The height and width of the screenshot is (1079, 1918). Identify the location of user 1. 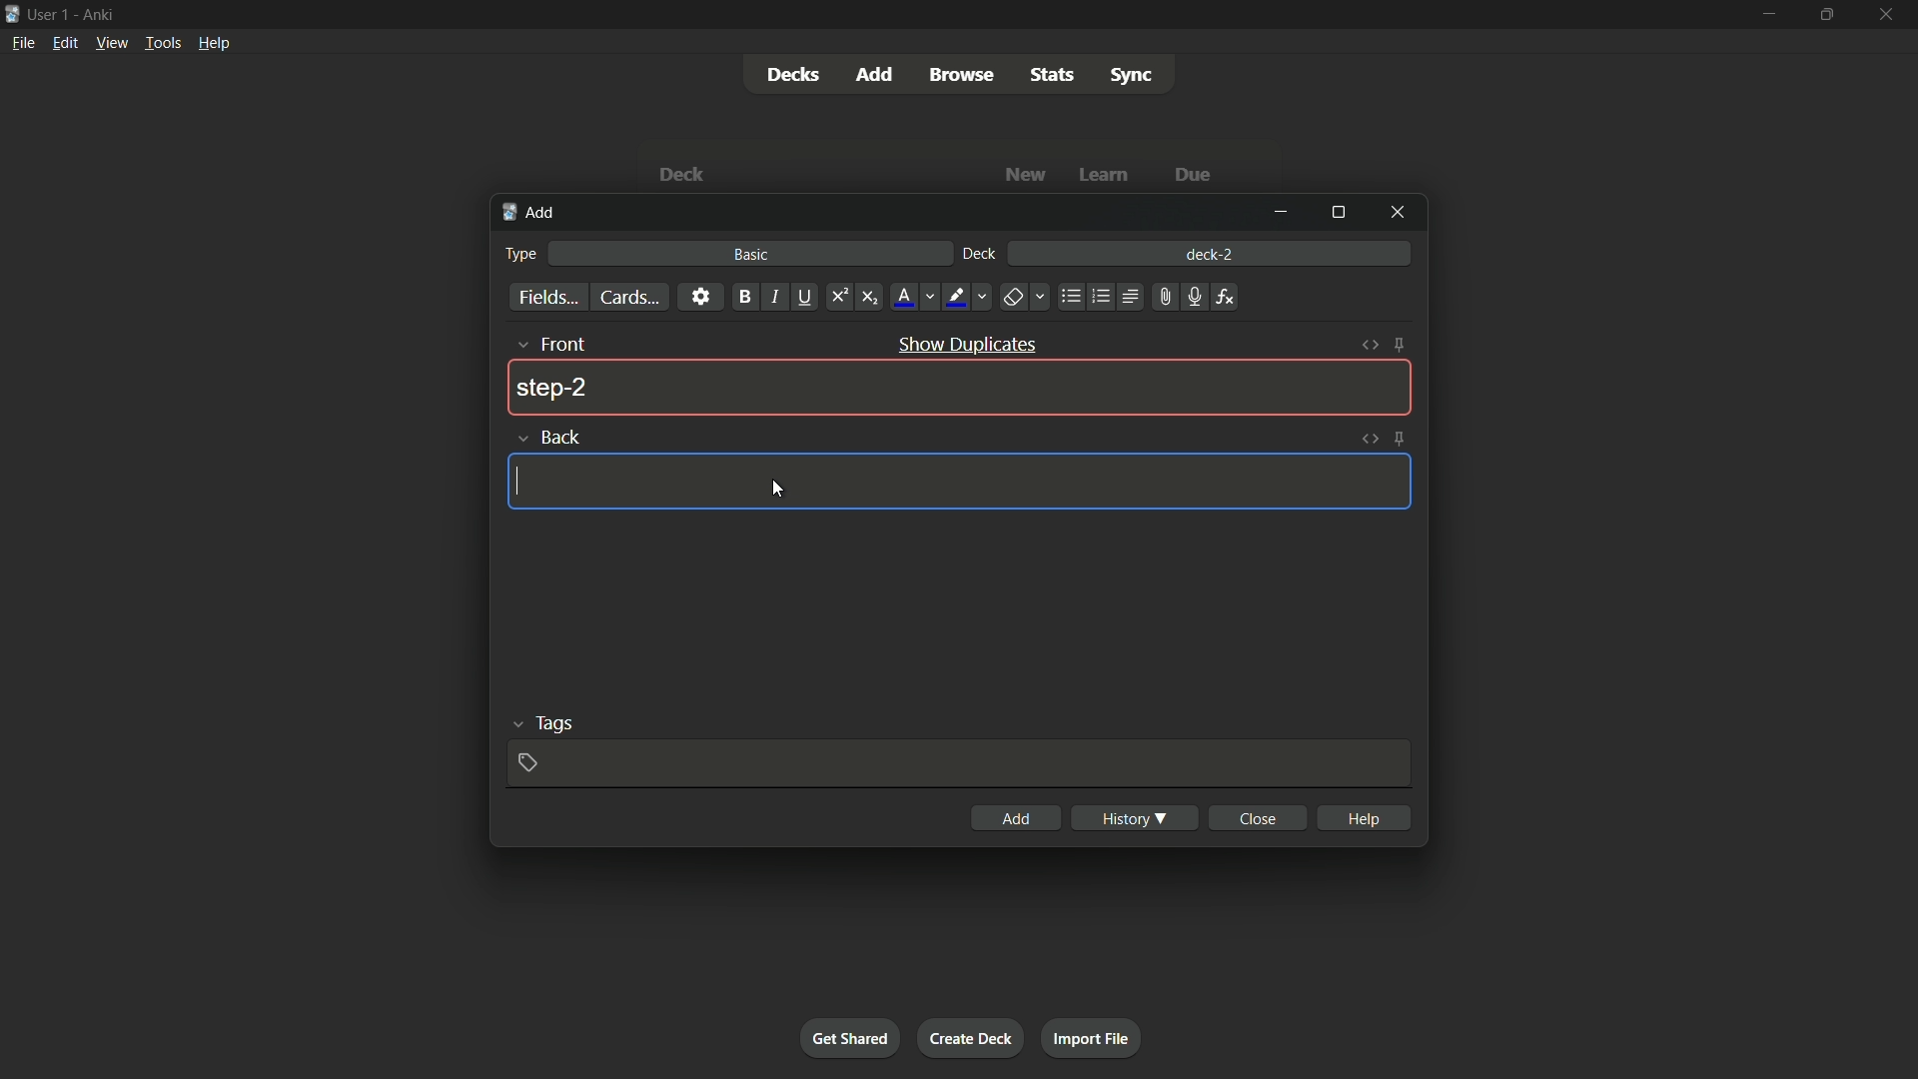
(51, 17).